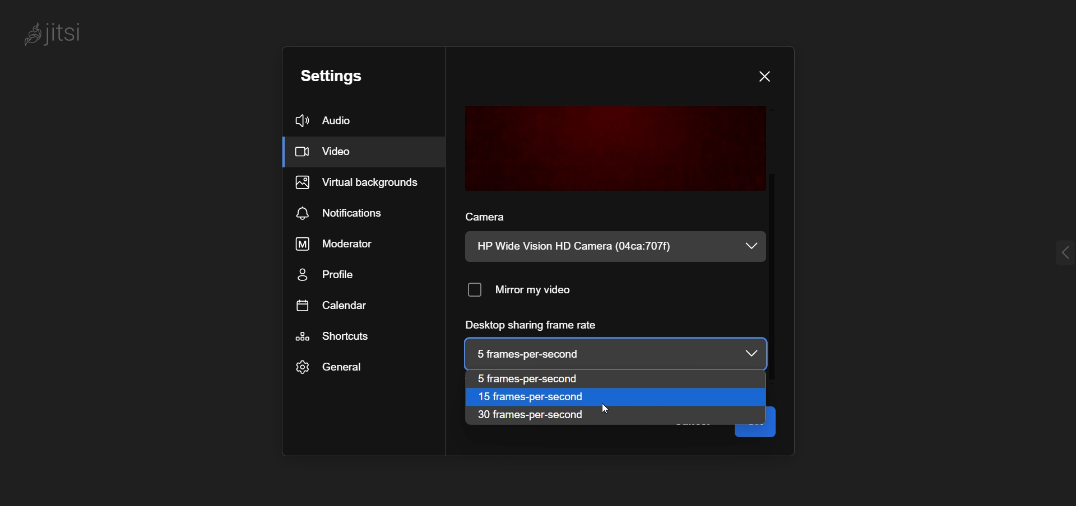 The image size is (1076, 506). Describe the element at coordinates (750, 246) in the screenshot. I see `dropdown` at that location.